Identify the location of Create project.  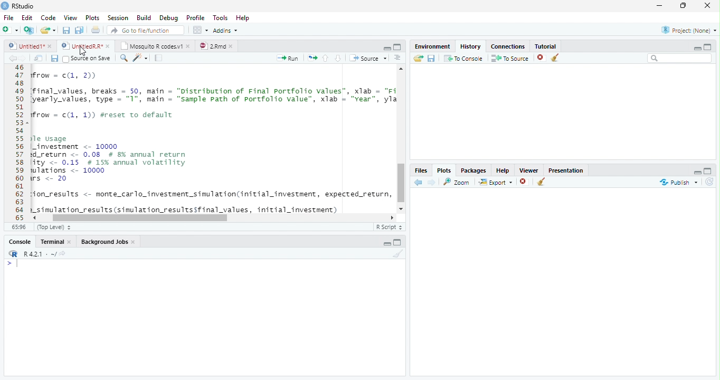
(29, 30).